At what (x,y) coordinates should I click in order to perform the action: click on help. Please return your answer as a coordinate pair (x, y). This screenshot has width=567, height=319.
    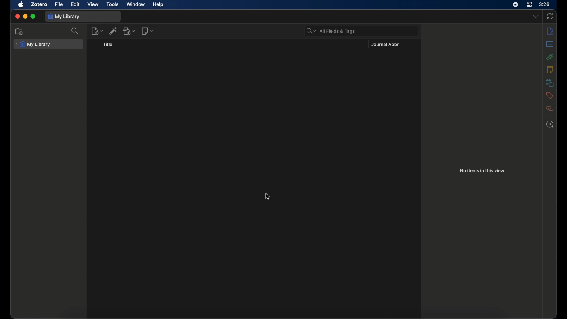
    Looking at the image, I should click on (158, 5).